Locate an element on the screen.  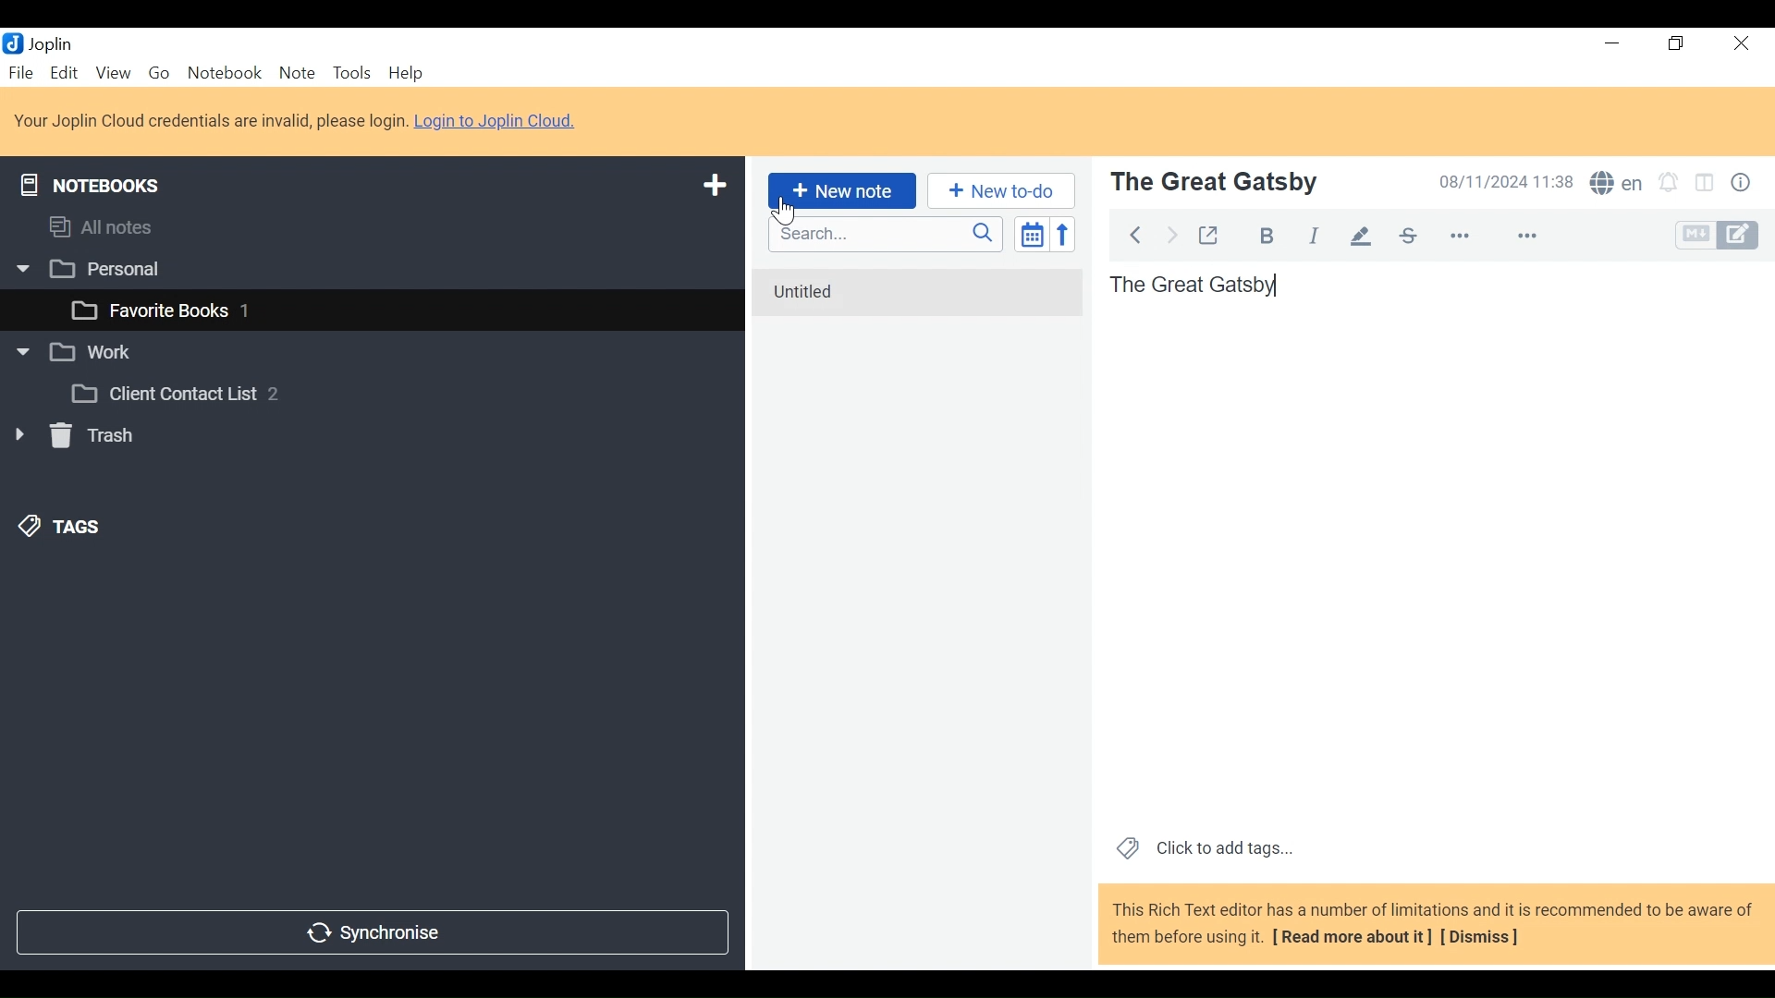
View is located at coordinates (113, 74).